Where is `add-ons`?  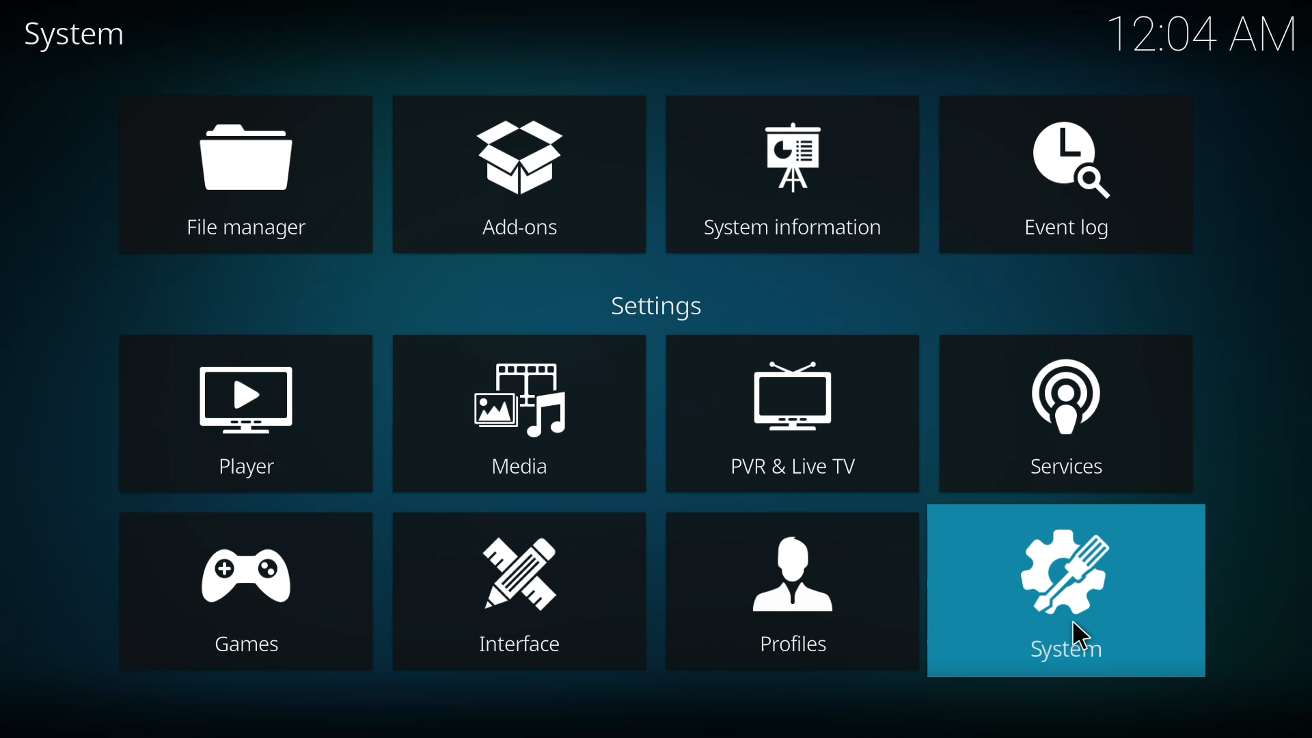
add-ons is located at coordinates (519, 174).